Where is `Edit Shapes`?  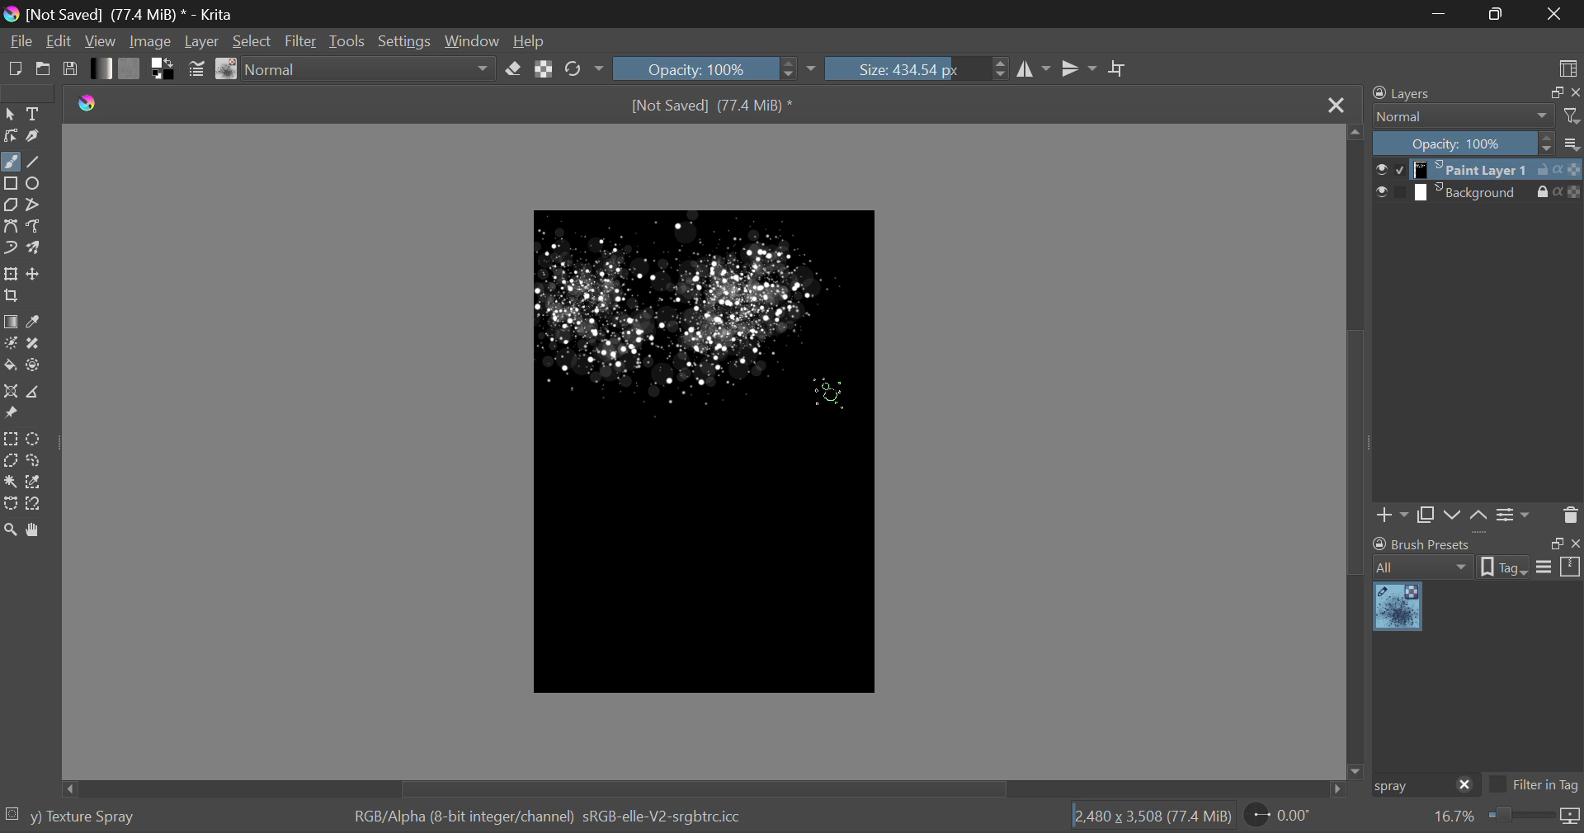
Edit Shapes is located at coordinates (12, 136).